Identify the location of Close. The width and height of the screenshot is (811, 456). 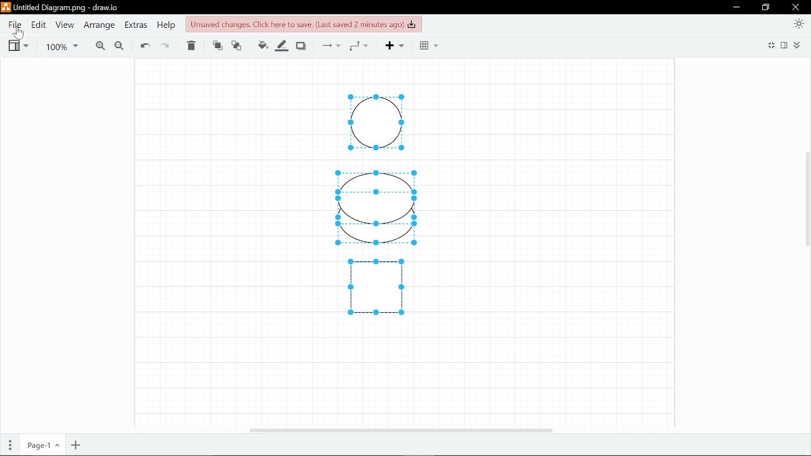
(796, 8).